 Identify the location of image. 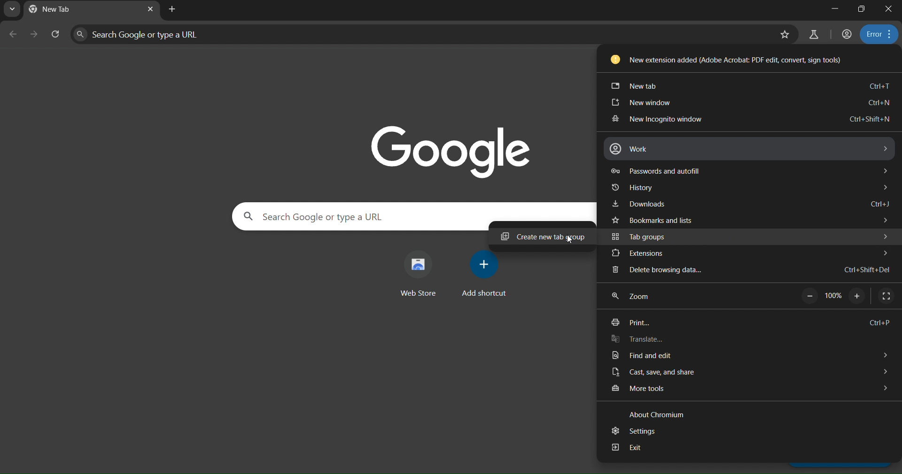
(459, 150).